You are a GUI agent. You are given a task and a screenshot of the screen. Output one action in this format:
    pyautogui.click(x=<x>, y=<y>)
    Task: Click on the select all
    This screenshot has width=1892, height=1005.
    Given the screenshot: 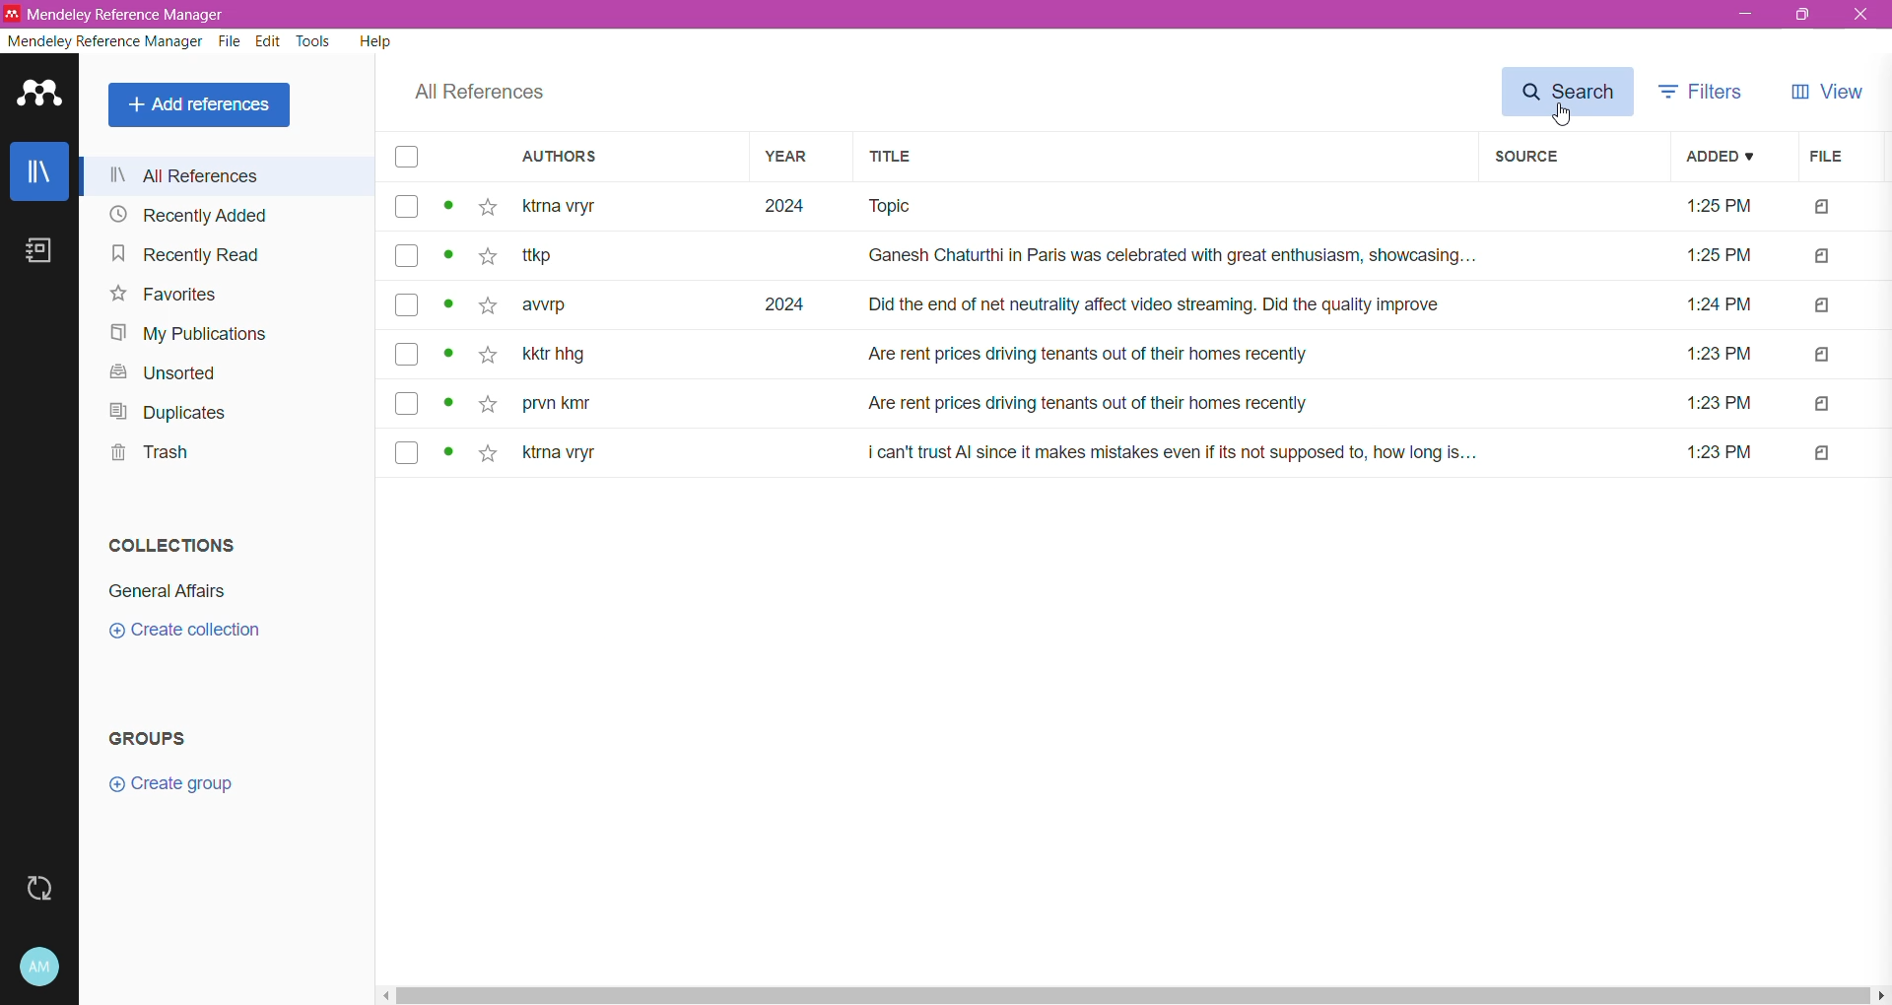 What is the action you would take?
    pyautogui.click(x=408, y=160)
    